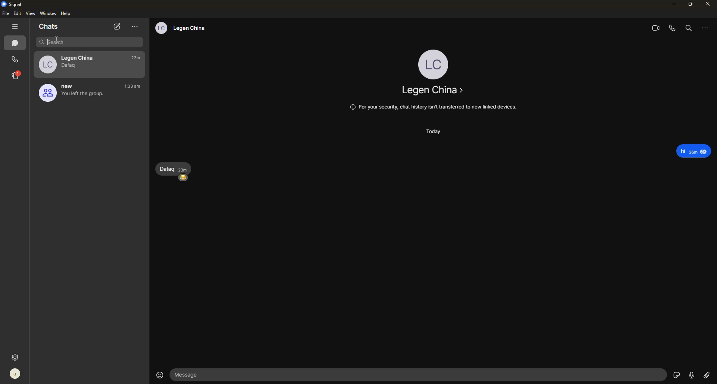 The image size is (717, 384). Describe the element at coordinates (136, 27) in the screenshot. I see `more` at that location.